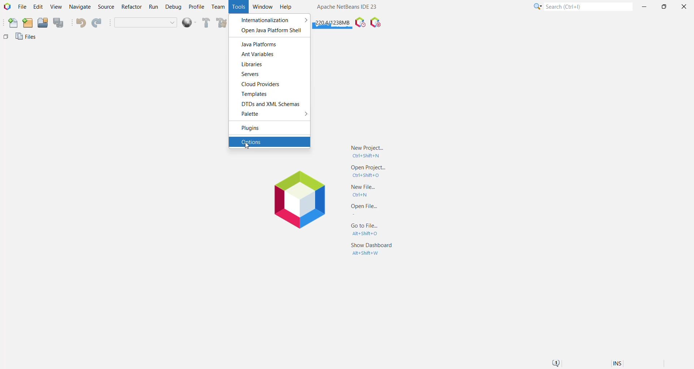  I want to click on Java Platforms, so click(261, 44).